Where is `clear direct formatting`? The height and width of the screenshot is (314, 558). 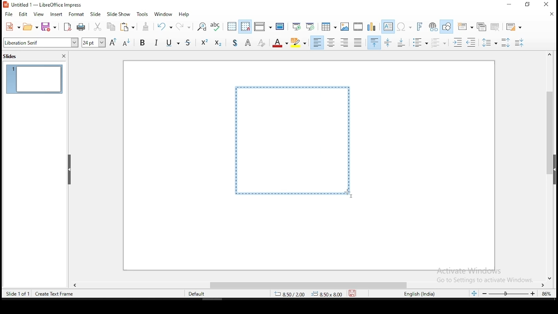 clear direct formatting is located at coordinates (261, 43).